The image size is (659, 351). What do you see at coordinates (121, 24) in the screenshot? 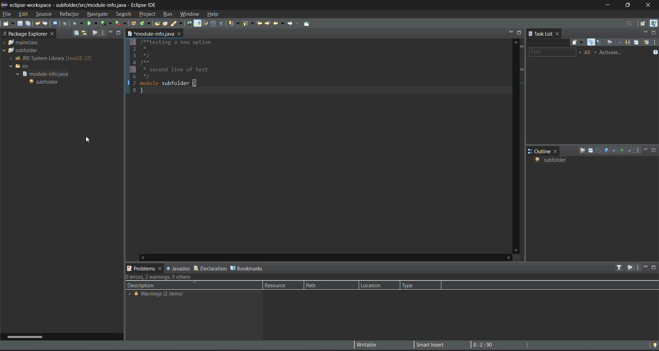
I see `run last tool` at bounding box center [121, 24].